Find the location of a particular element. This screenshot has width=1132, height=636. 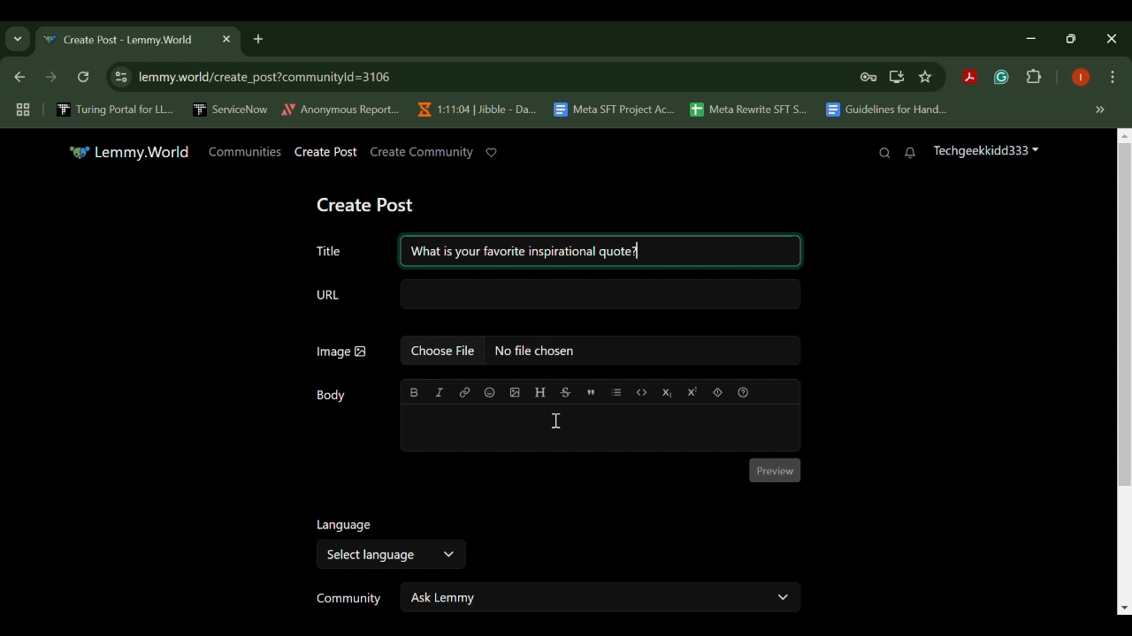

Create Community is located at coordinates (420, 152).